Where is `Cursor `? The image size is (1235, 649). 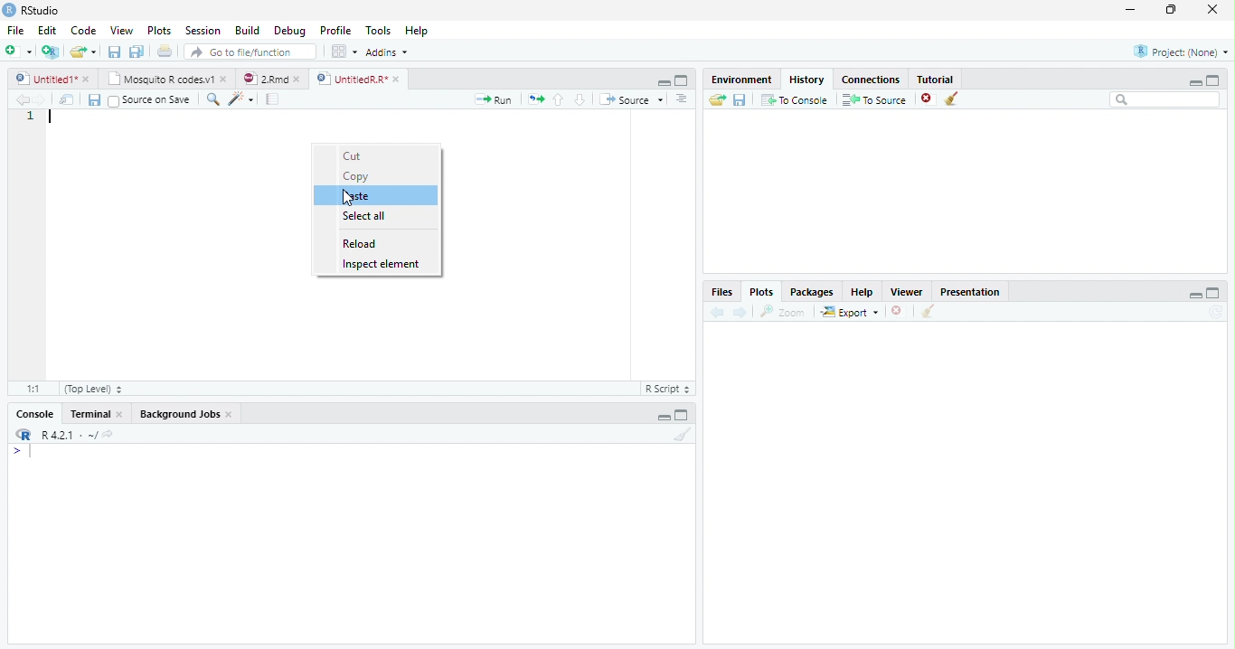 Cursor  is located at coordinates (348, 199).